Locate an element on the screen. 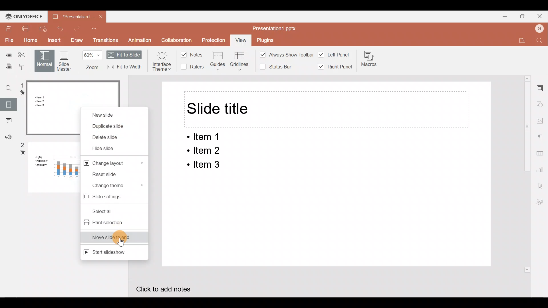 The height and width of the screenshot is (308, 548). Close is located at coordinates (539, 17).